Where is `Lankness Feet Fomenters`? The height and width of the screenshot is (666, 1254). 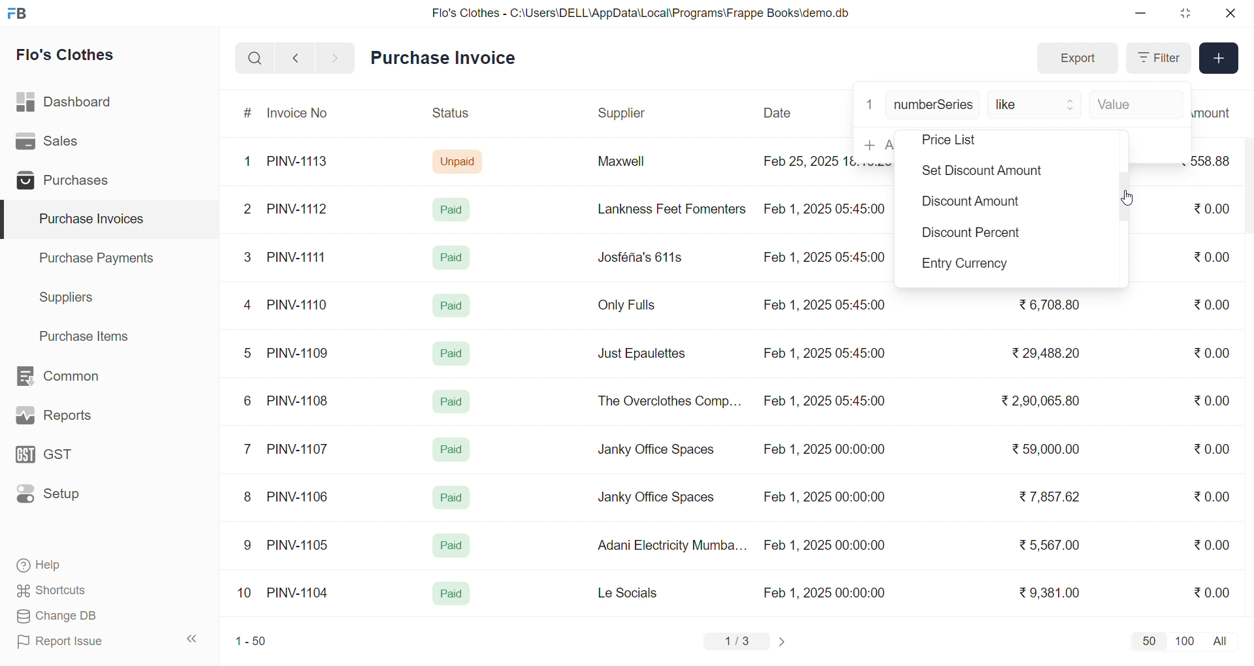
Lankness Feet Fomenters is located at coordinates (664, 209).